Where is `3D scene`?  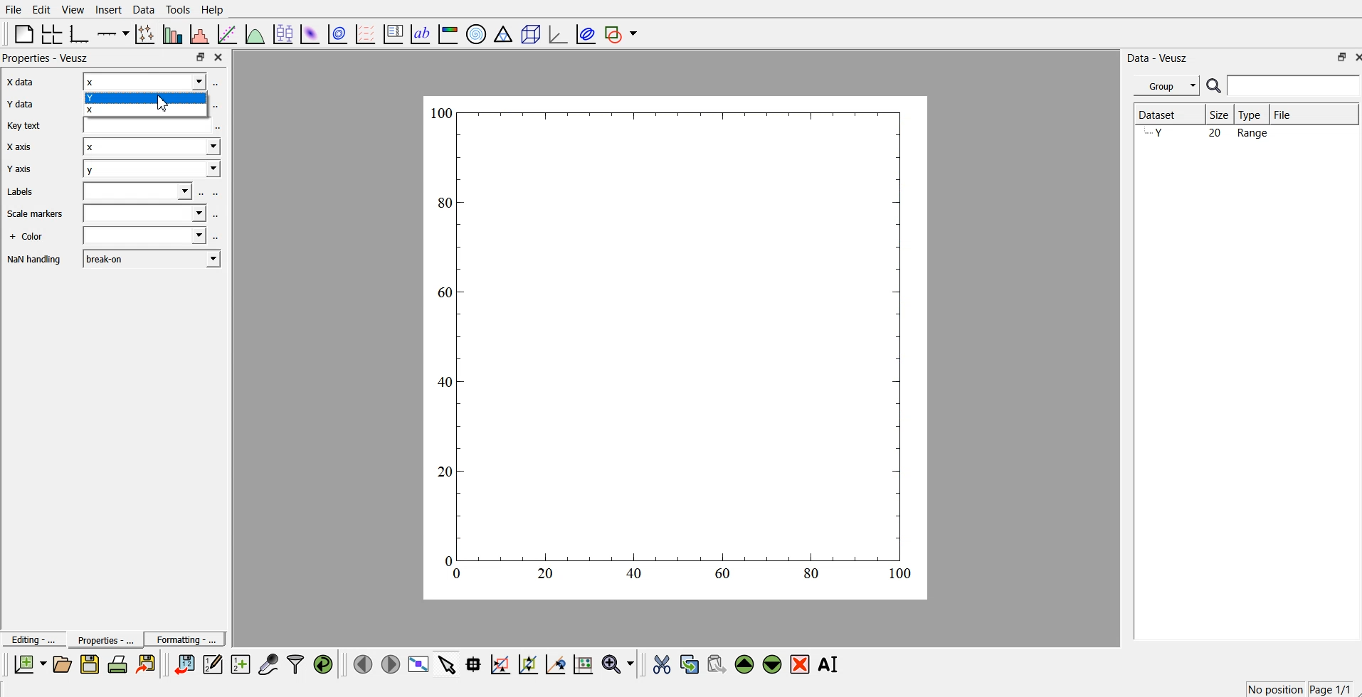 3D scene is located at coordinates (530, 33).